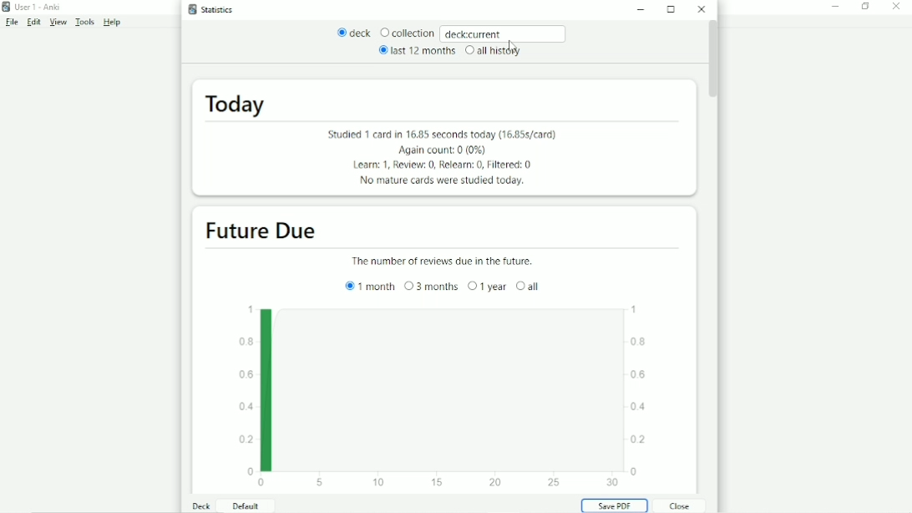 The height and width of the screenshot is (513, 912). Describe the element at coordinates (434, 157) in the screenshot. I see `Study stats` at that location.